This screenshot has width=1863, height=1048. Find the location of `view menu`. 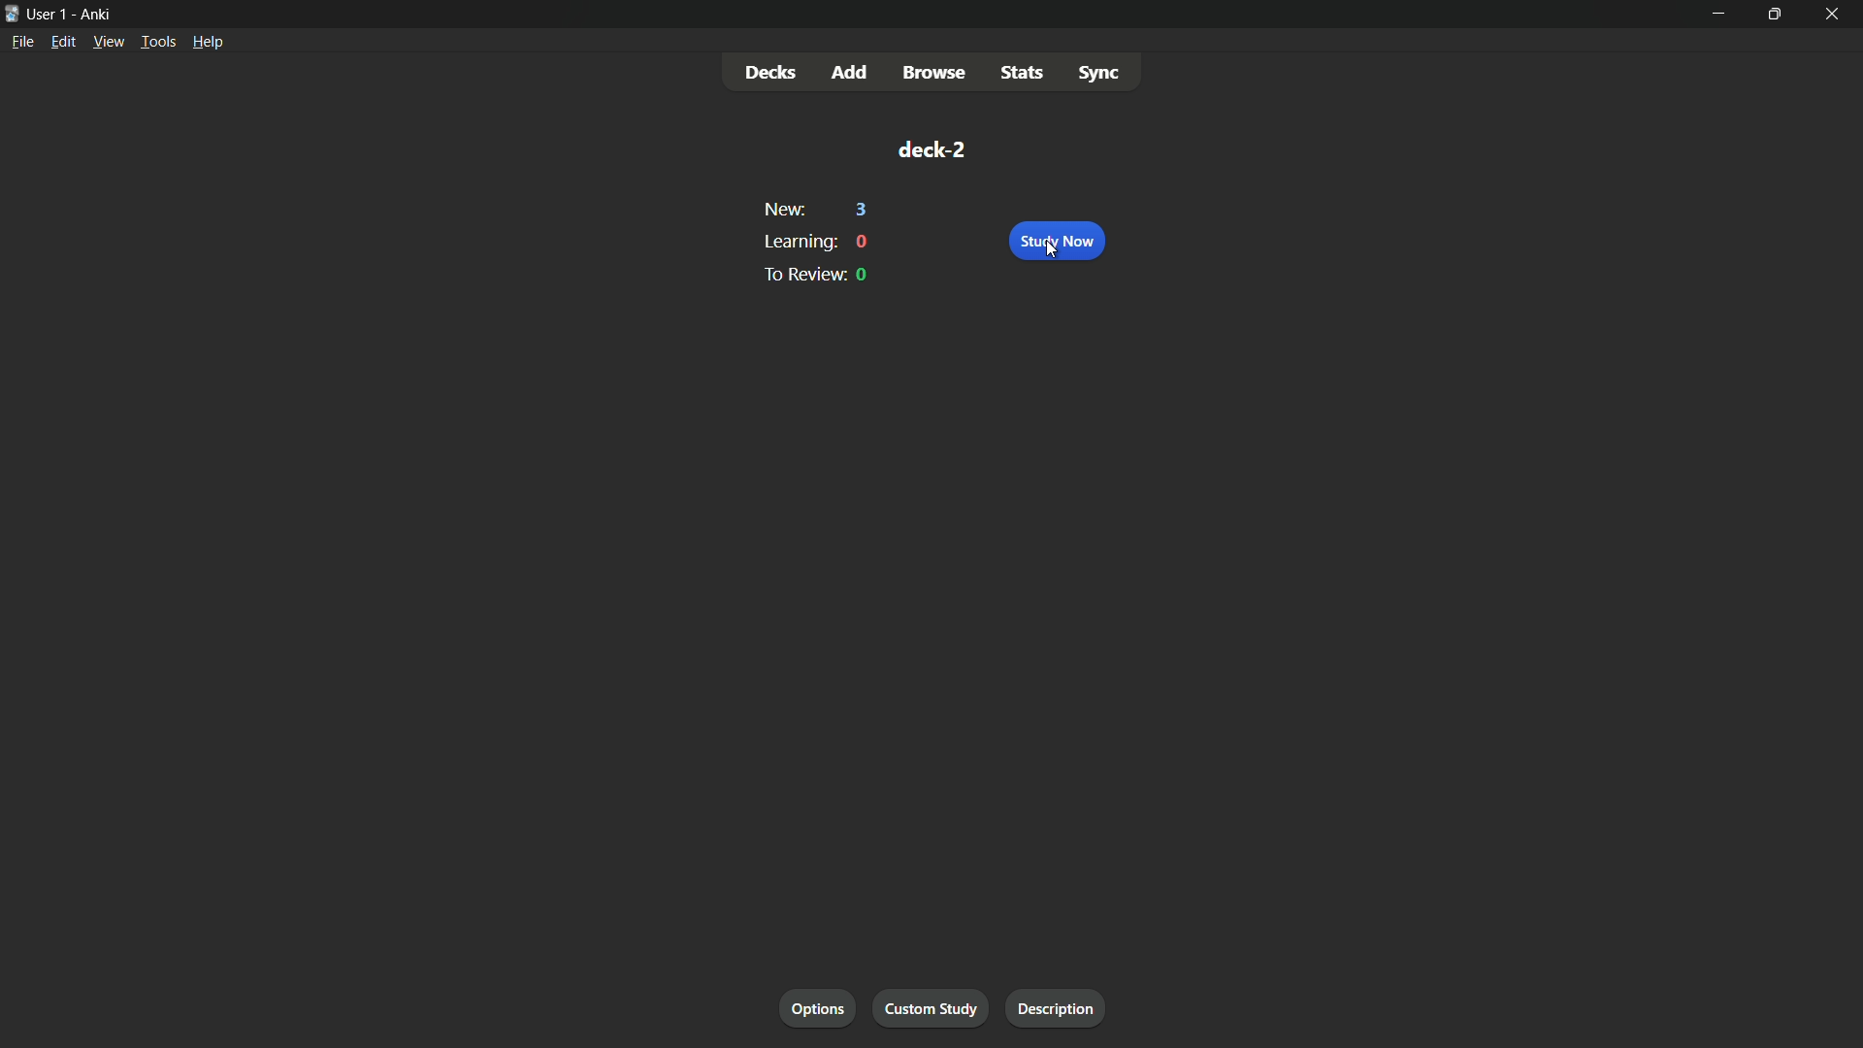

view menu is located at coordinates (109, 42).